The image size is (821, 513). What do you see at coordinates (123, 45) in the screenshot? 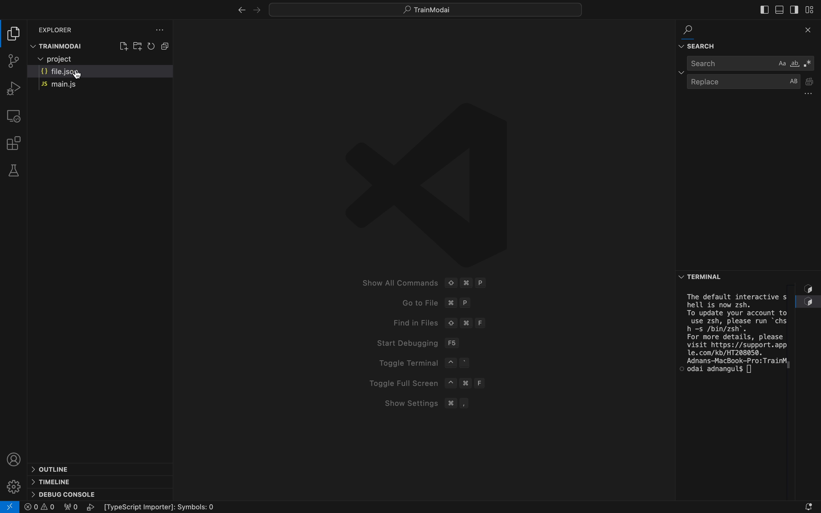
I see `create file` at bounding box center [123, 45].